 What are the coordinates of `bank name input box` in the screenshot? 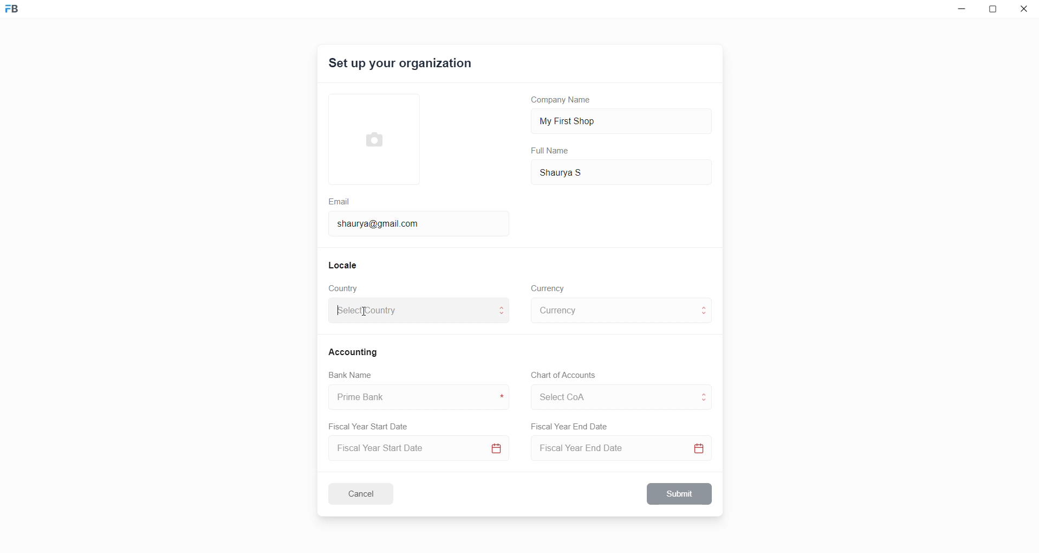 It's located at (414, 397).